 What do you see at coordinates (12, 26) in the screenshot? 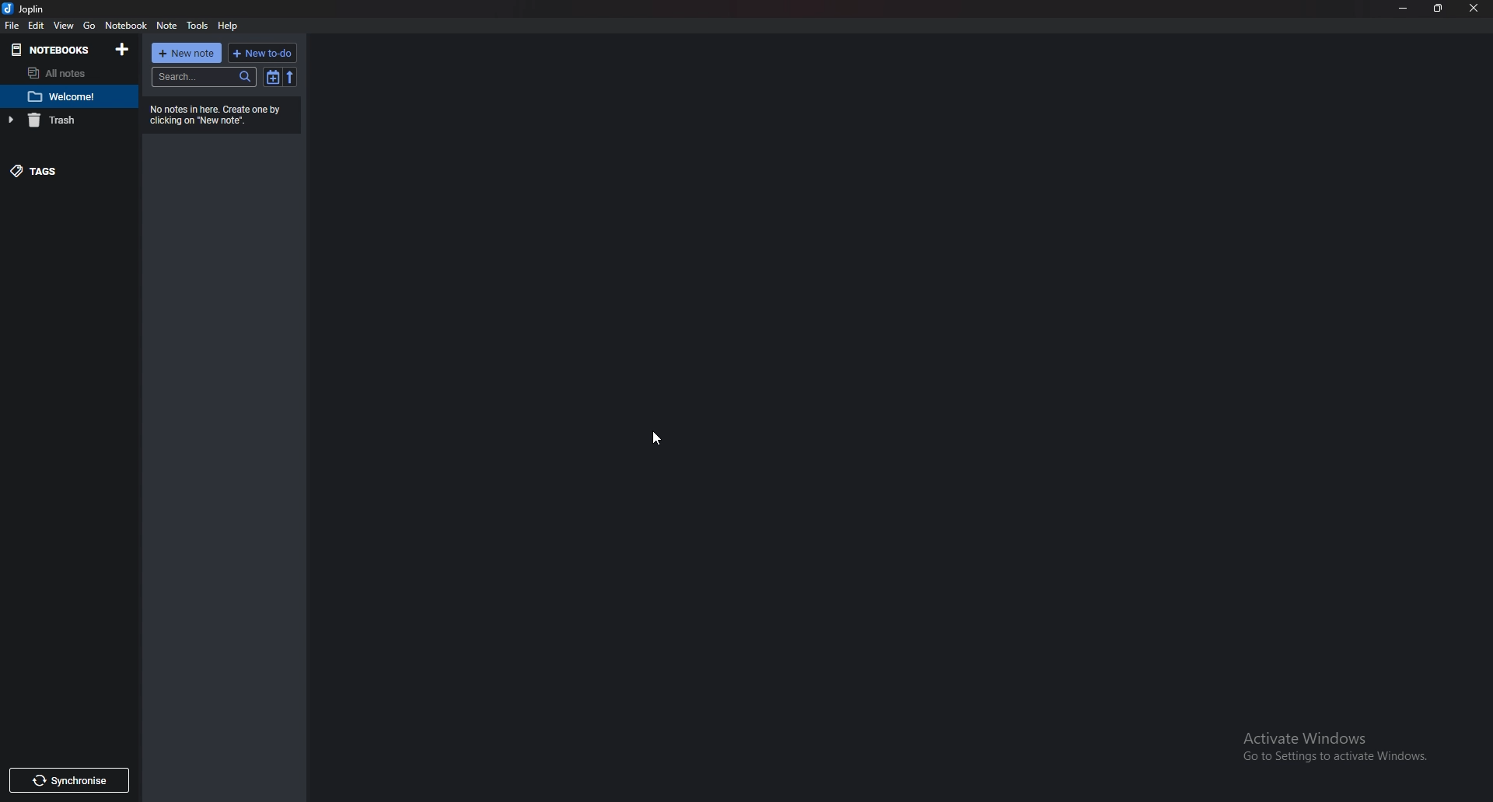
I see `file` at bounding box center [12, 26].